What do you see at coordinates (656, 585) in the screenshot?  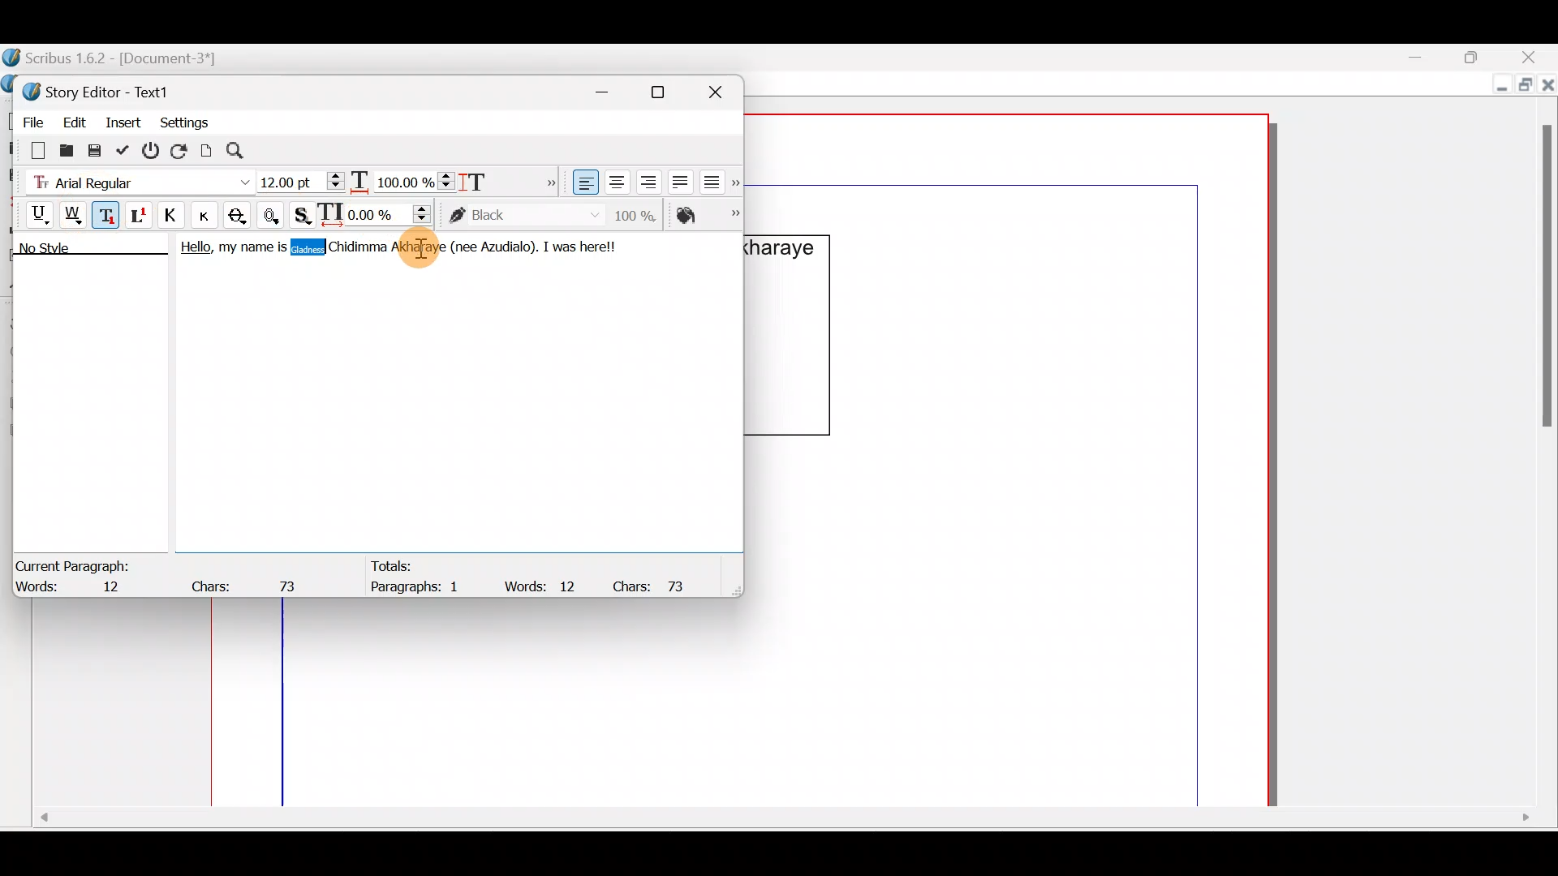 I see `Chars: 73` at bounding box center [656, 585].